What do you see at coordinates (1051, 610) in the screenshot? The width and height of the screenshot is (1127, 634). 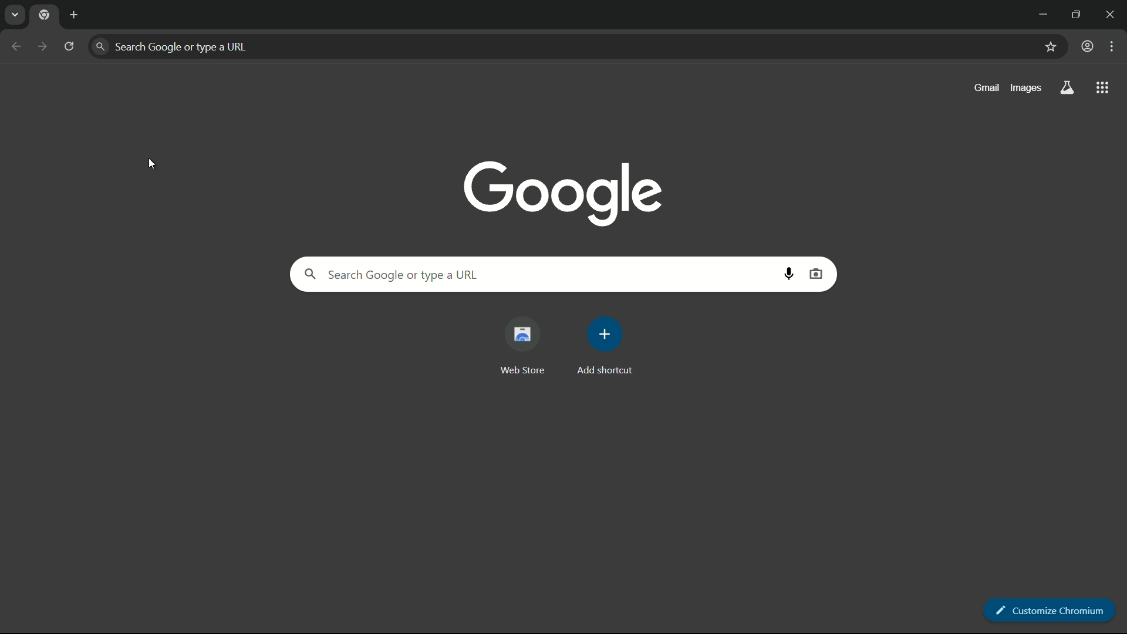 I see `customize chromium` at bounding box center [1051, 610].